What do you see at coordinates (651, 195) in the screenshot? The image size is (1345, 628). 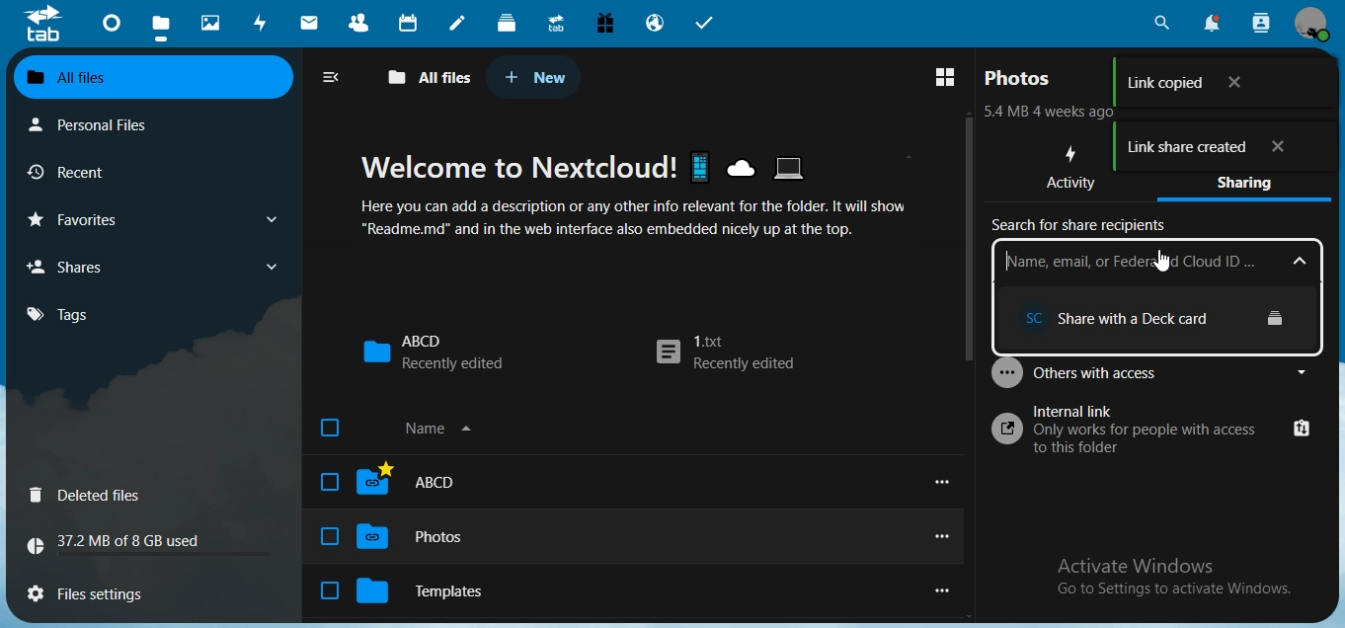 I see `text` at bounding box center [651, 195].